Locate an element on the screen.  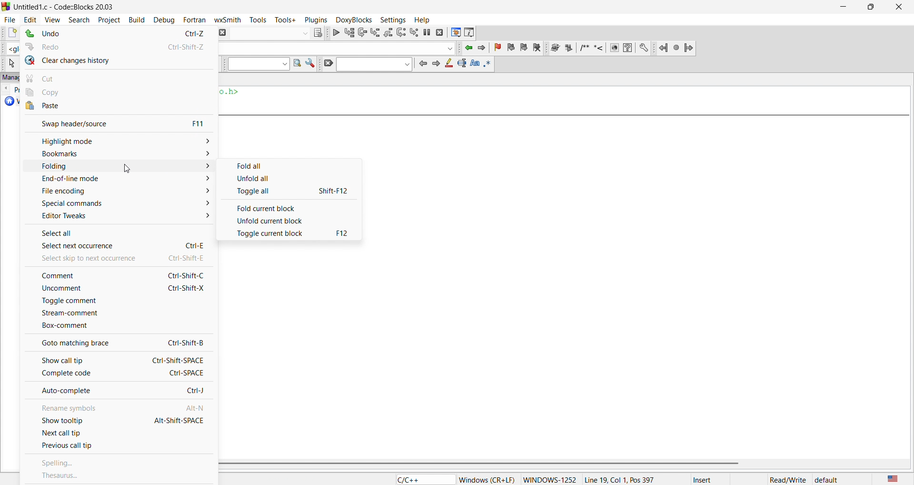
maximize/restore is located at coordinates (868, 8).